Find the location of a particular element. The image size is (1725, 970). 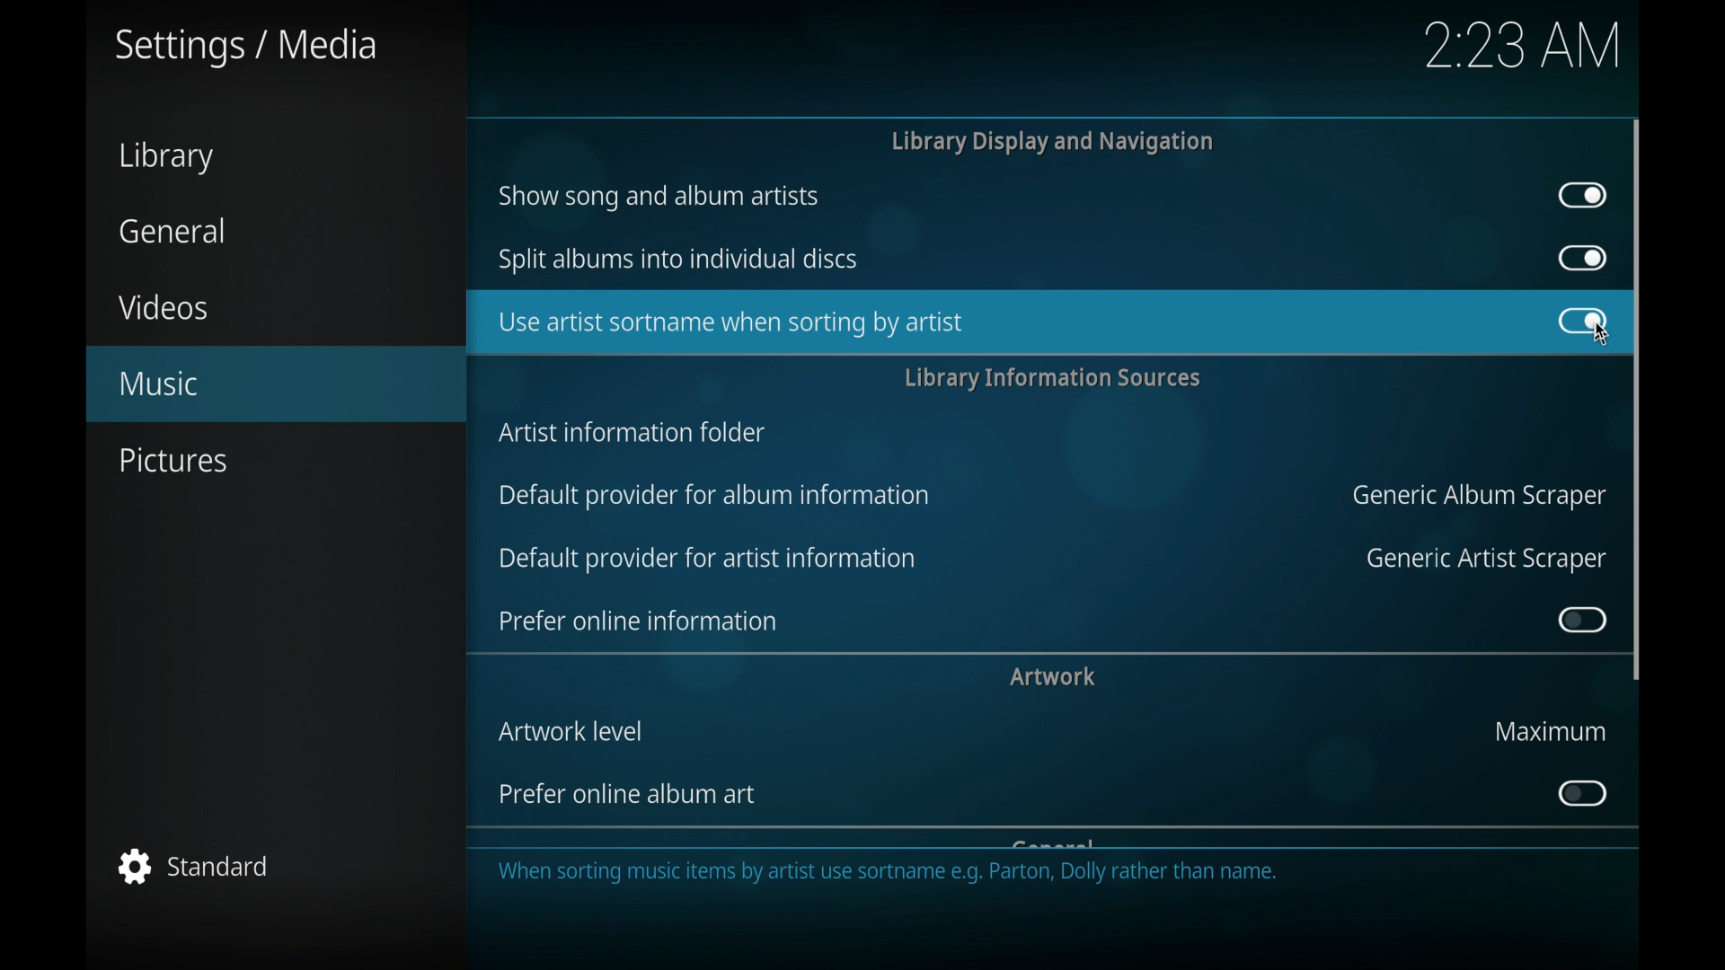

settings/media is located at coordinates (246, 48).